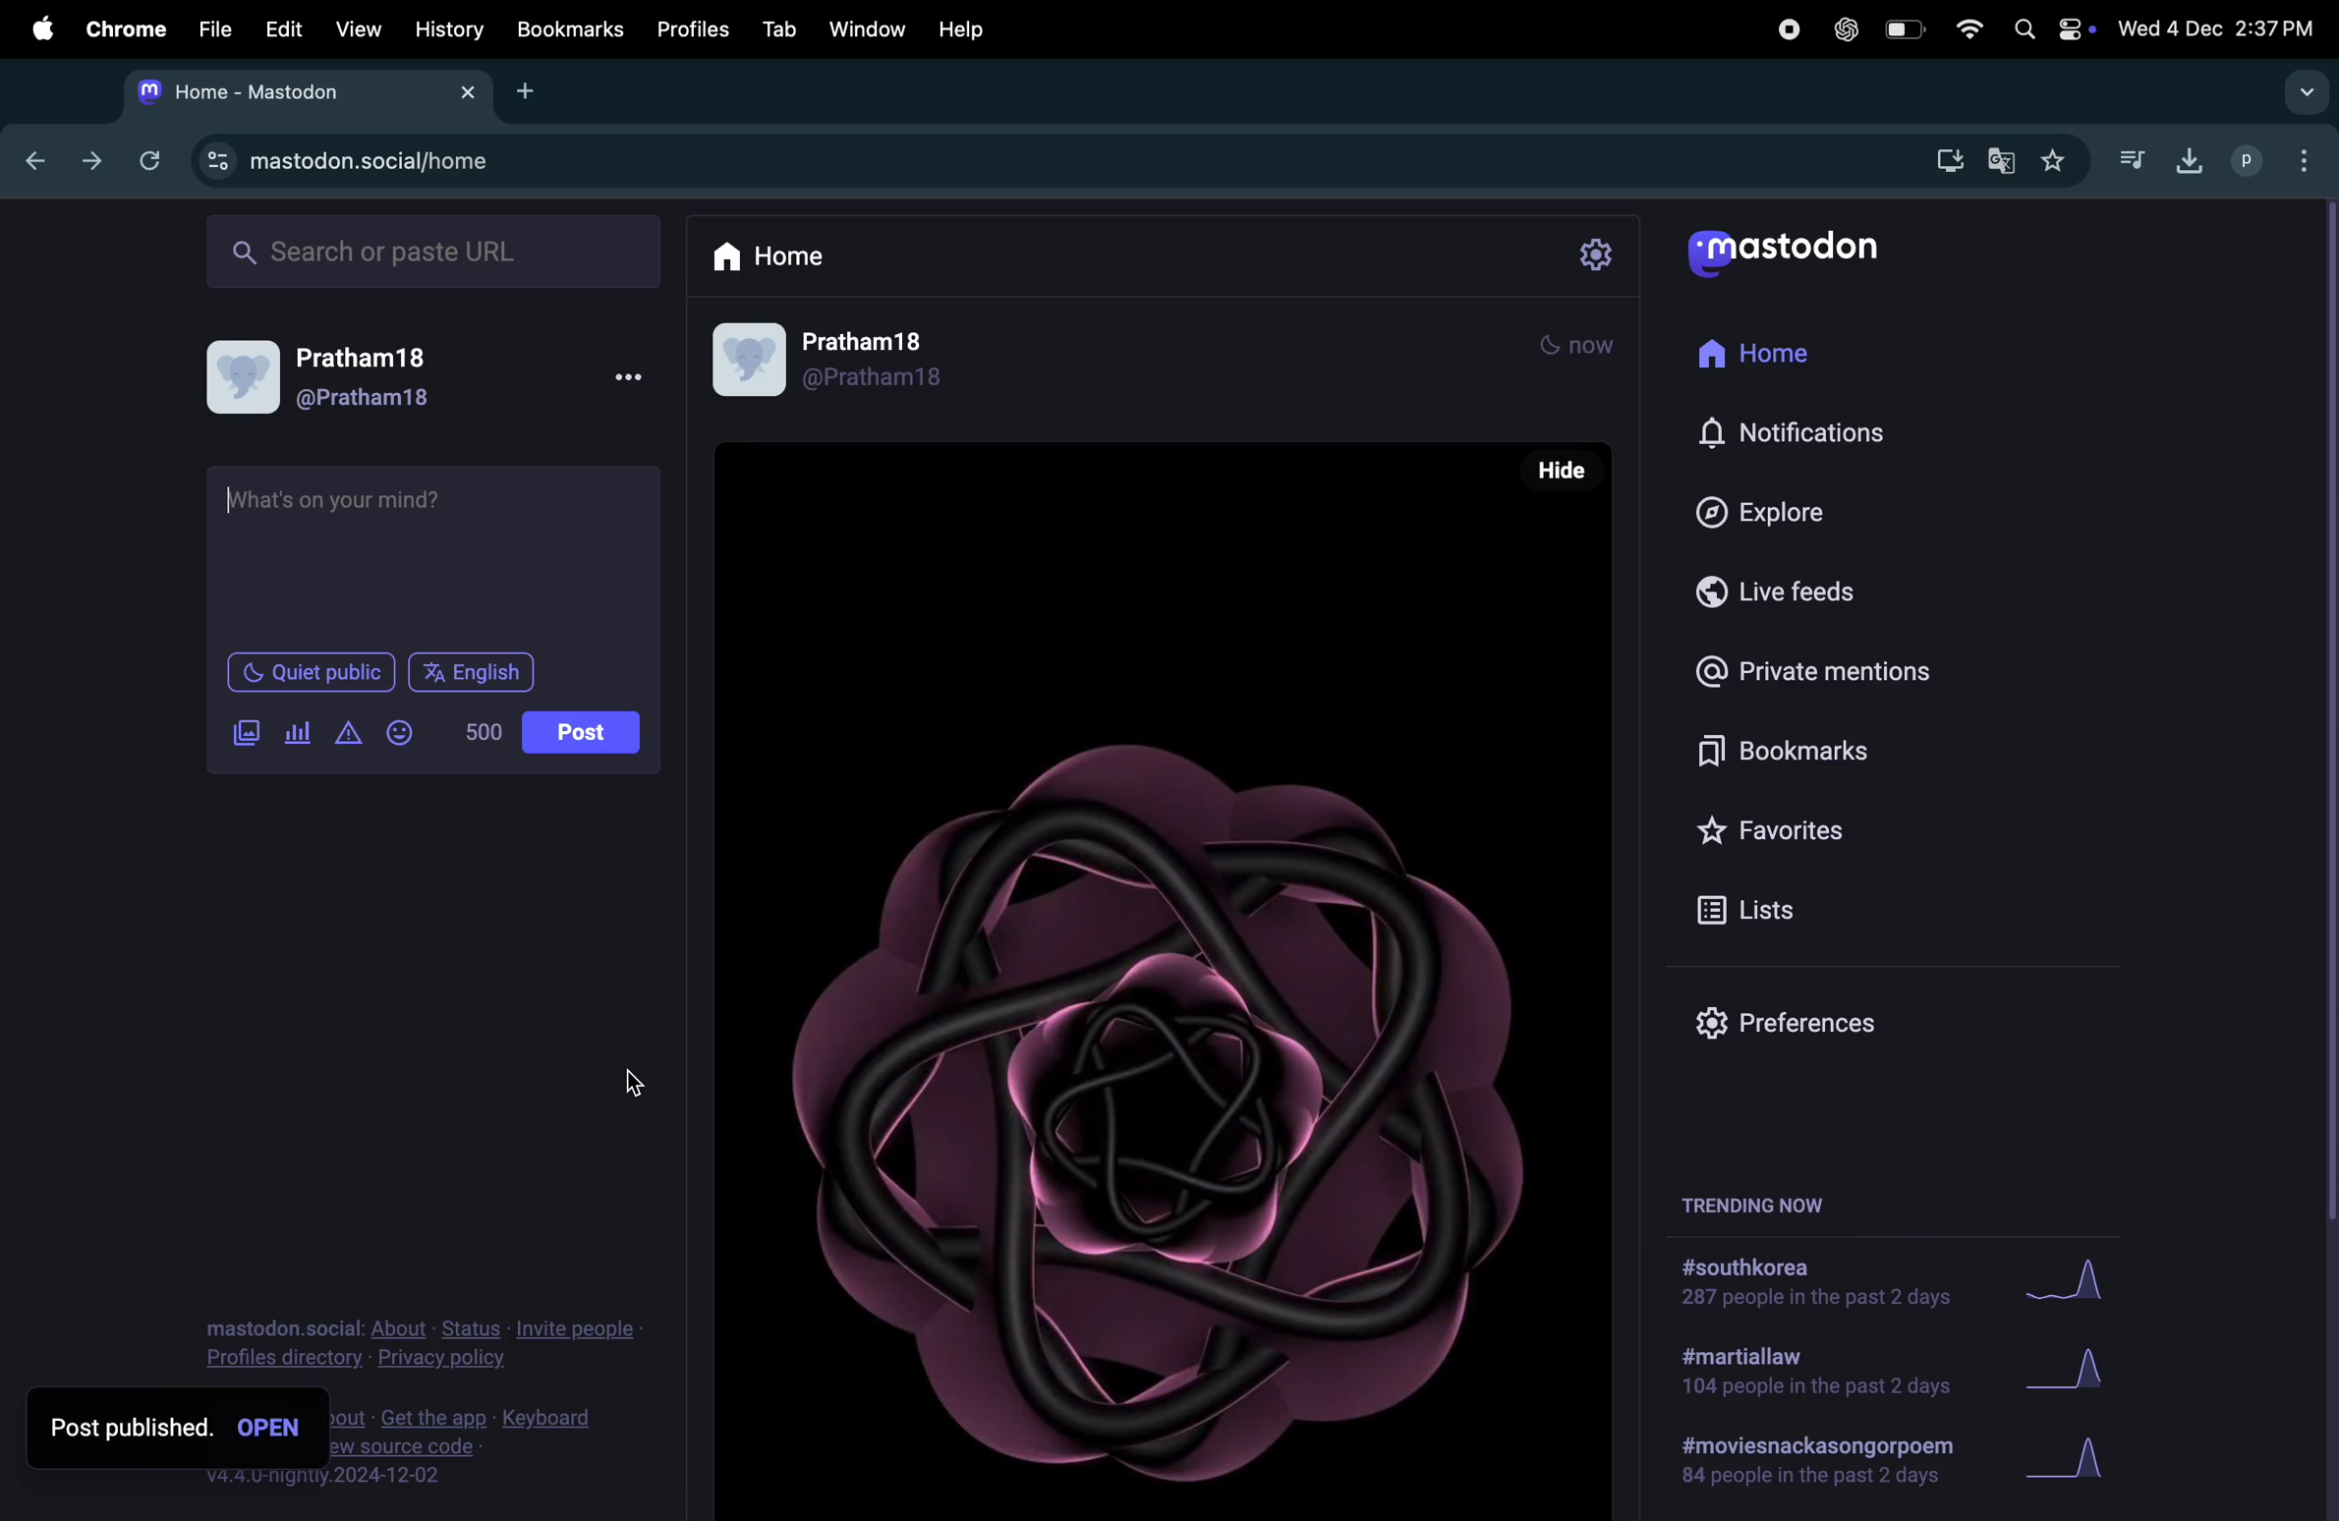 This screenshot has width=2339, height=1521. Describe the element at coordinates (2066, 1280) in the screenshot. I see `graph` at that location.